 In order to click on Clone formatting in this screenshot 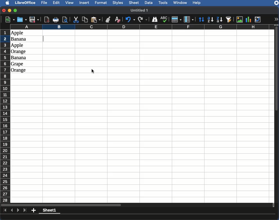, I will do `click(108, 19)`.